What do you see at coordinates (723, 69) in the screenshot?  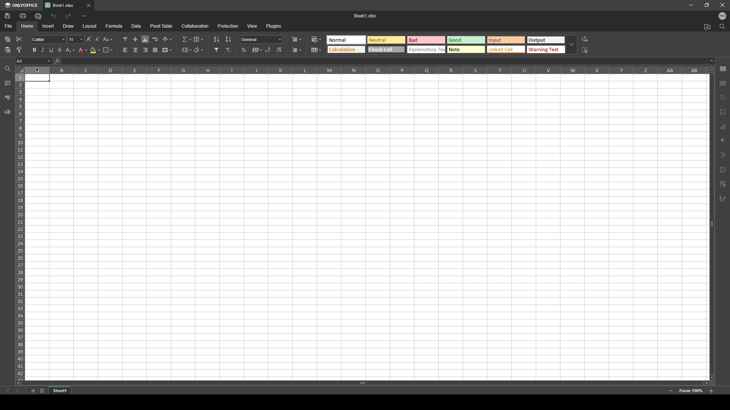 I see `cell settings` at bounding box center [723, 69].